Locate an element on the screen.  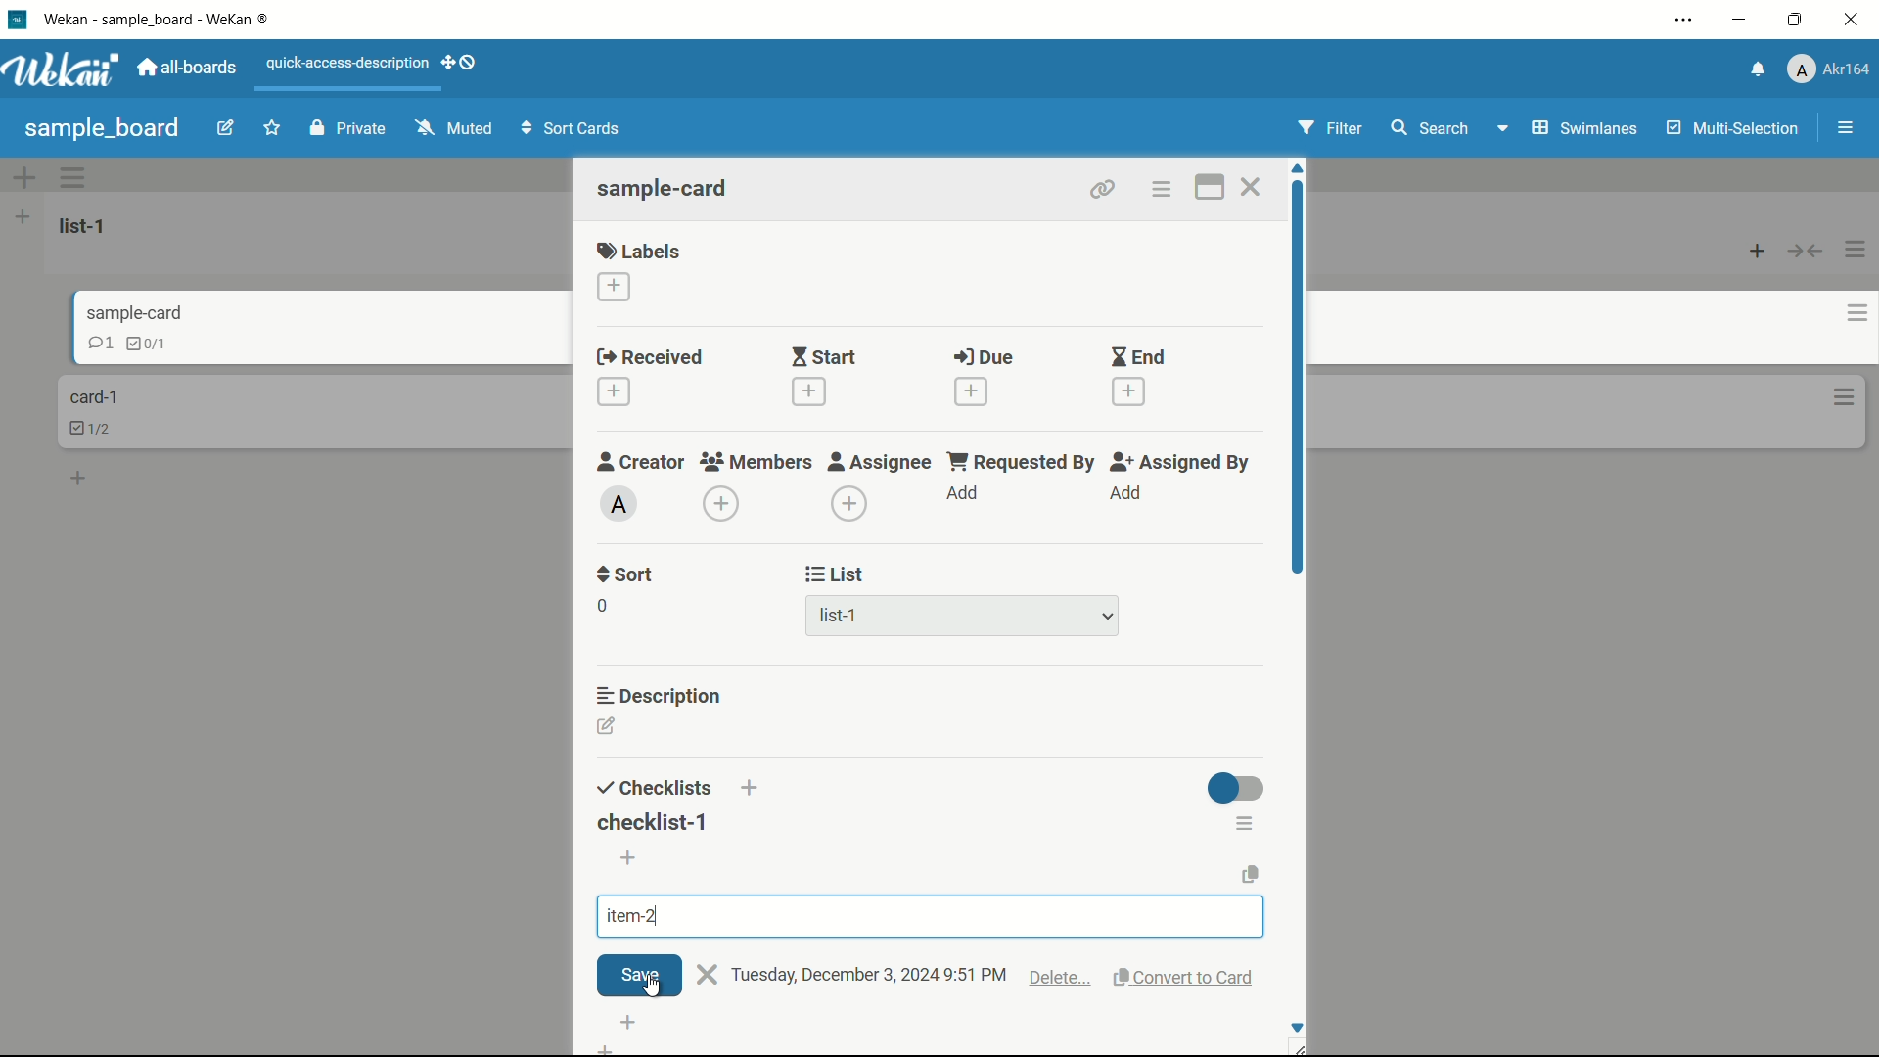
admin is located at coordinates (619, 503).